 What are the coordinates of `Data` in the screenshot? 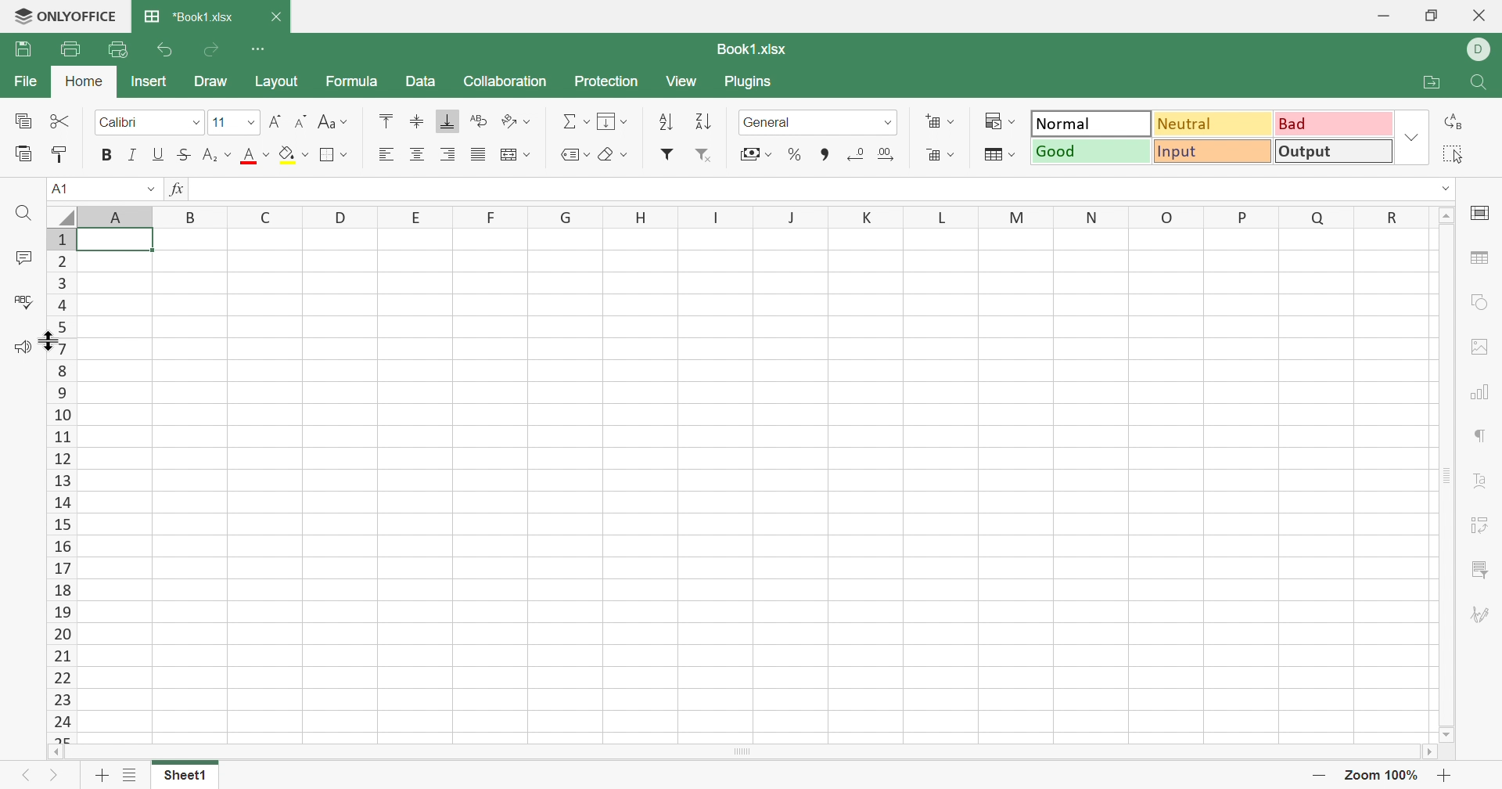 It's located at (420, 81).